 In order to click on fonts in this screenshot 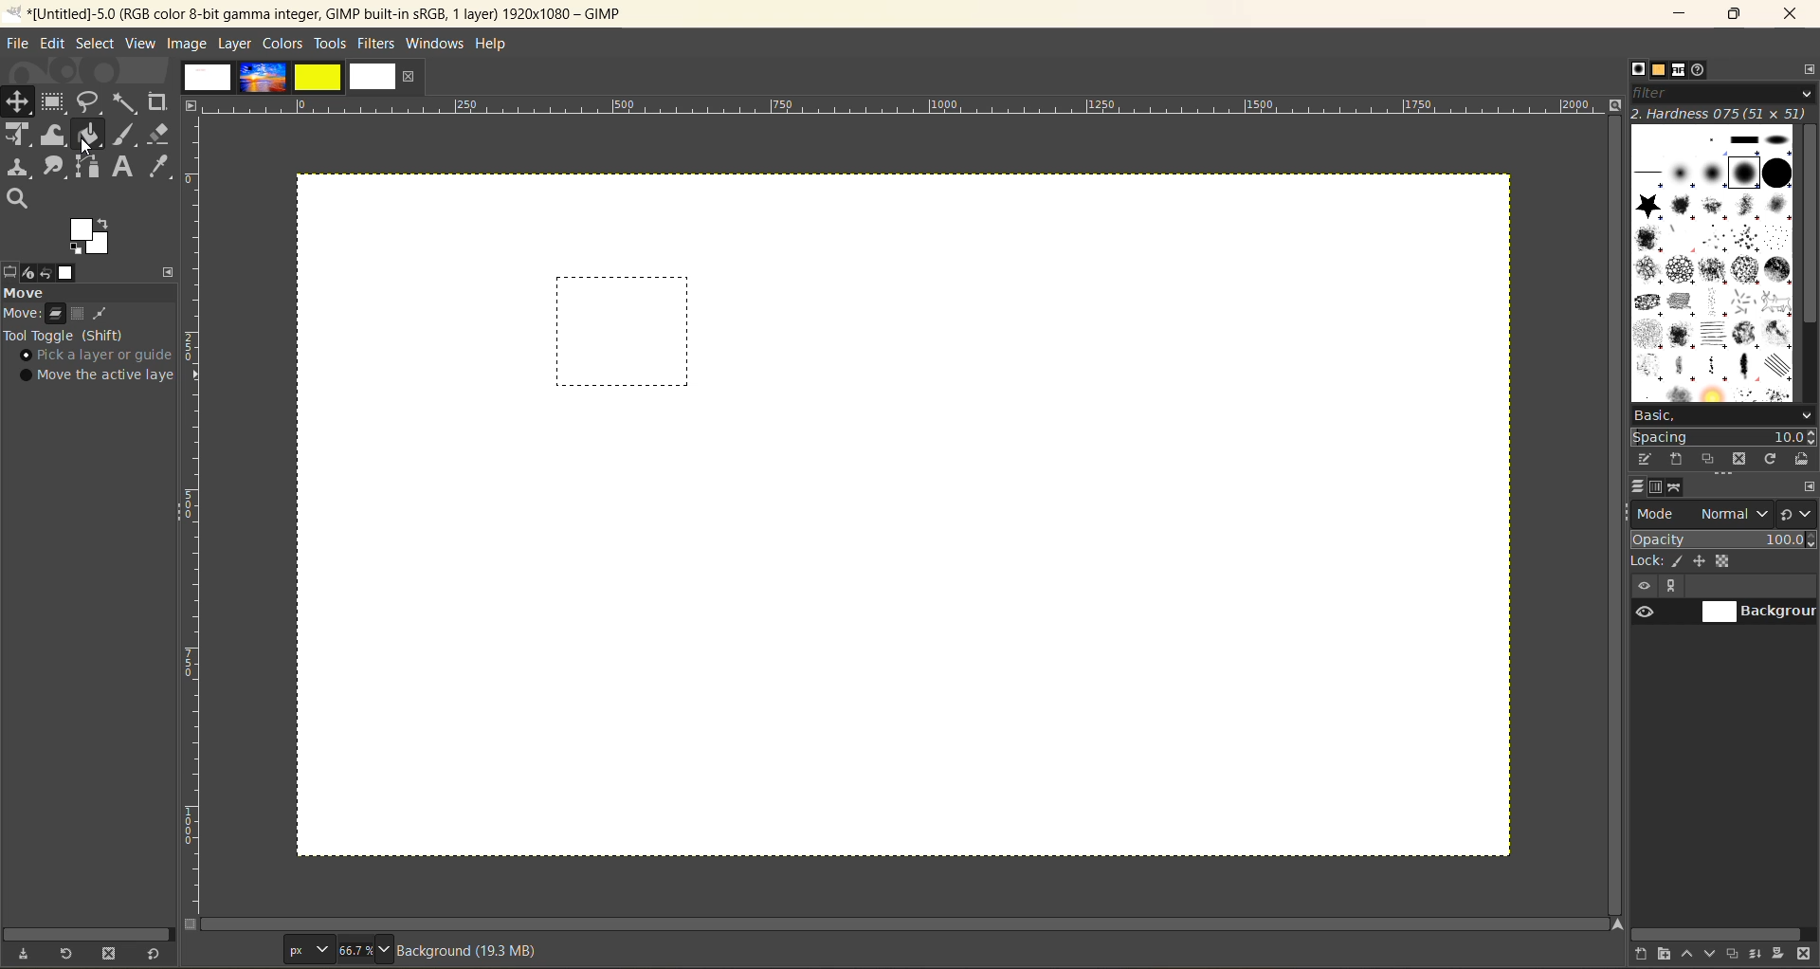, I will do `click(1677, 72)`.